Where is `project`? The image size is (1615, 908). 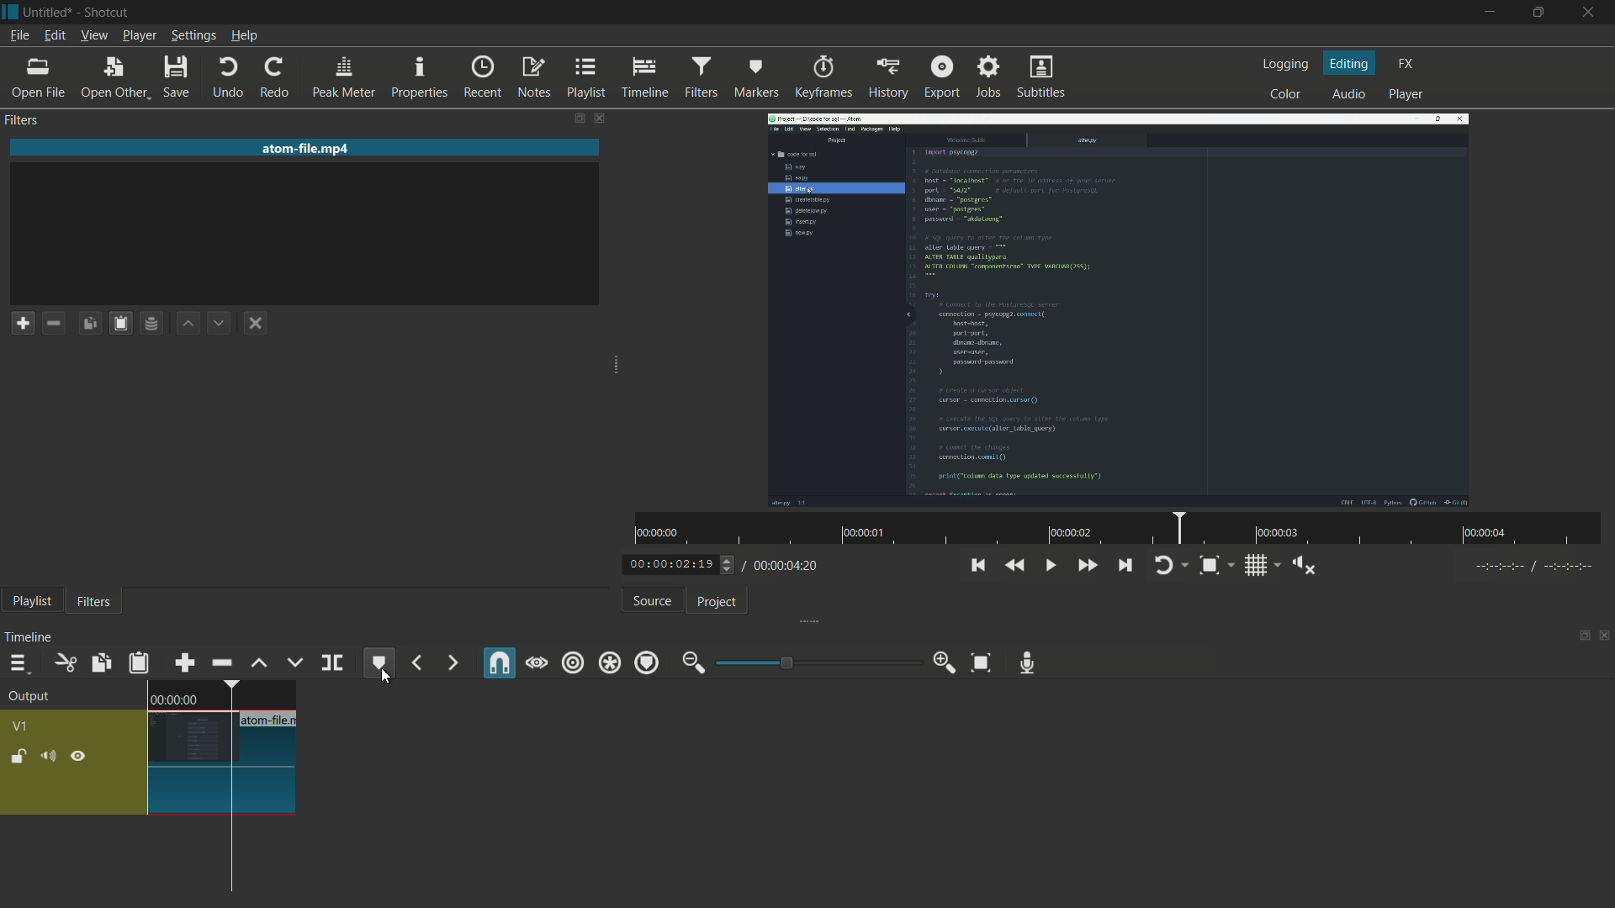 project is located at coordinates (717, 601).